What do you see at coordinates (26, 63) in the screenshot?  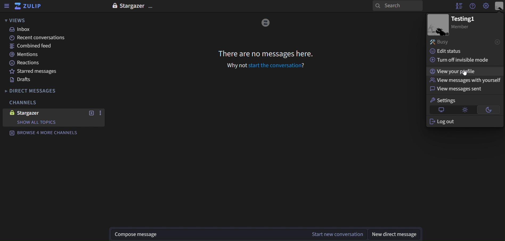 I see `reactions` at bounding box center [26, 63].